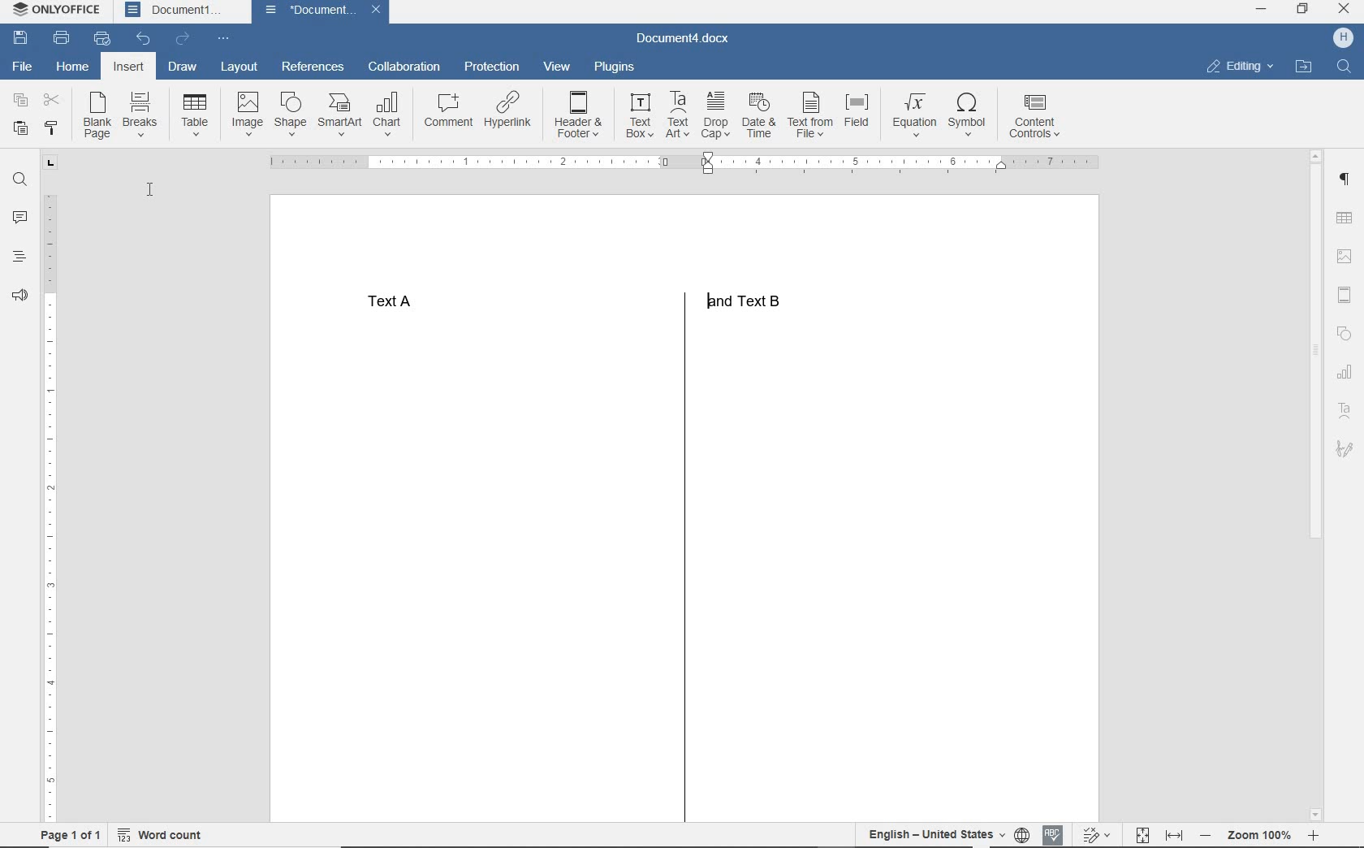 This screenshot has width=1364, height=848. What do you see at coordinates (971, 115) in the screenshot?
I see `SYMBOL` at bounding box center [971, 115].